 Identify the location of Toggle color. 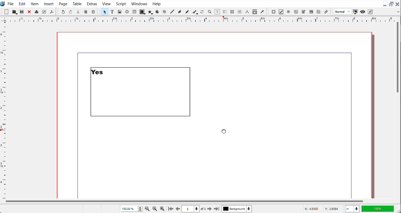
(356, 12).